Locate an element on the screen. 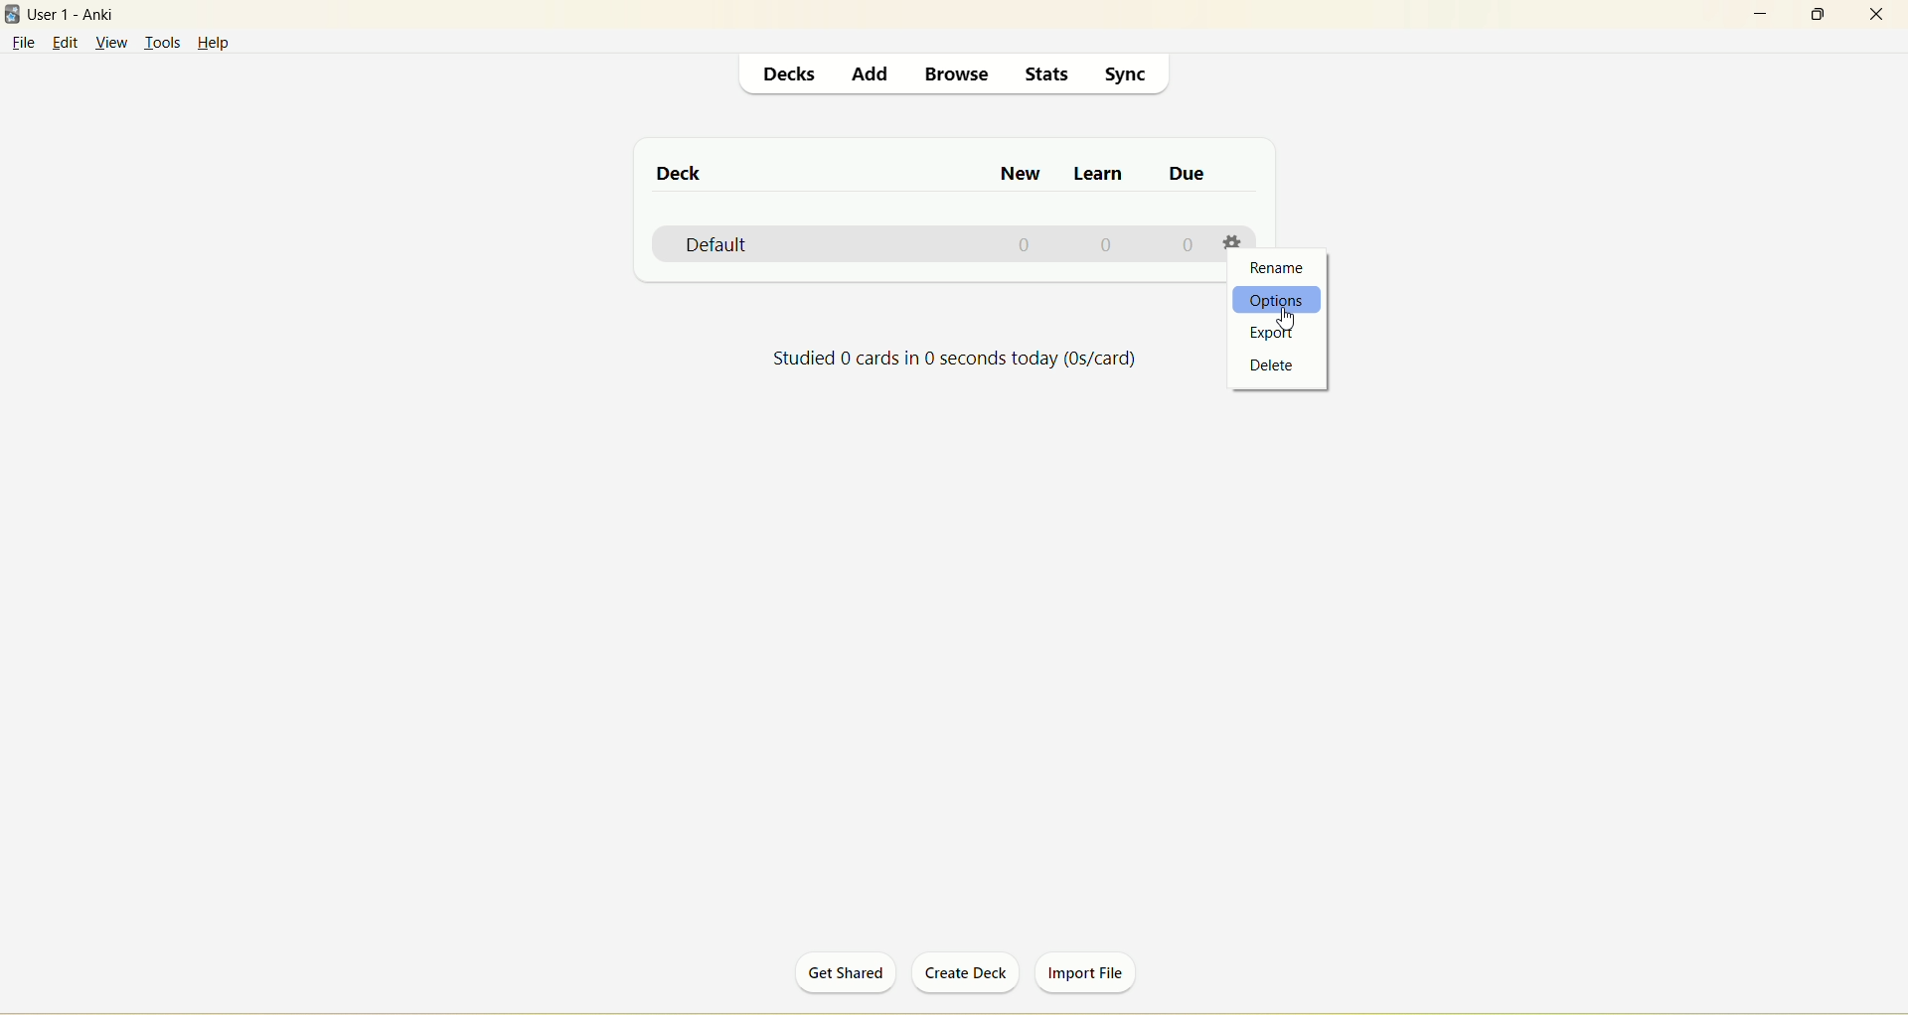  new is located at coordinates (1024, 176).